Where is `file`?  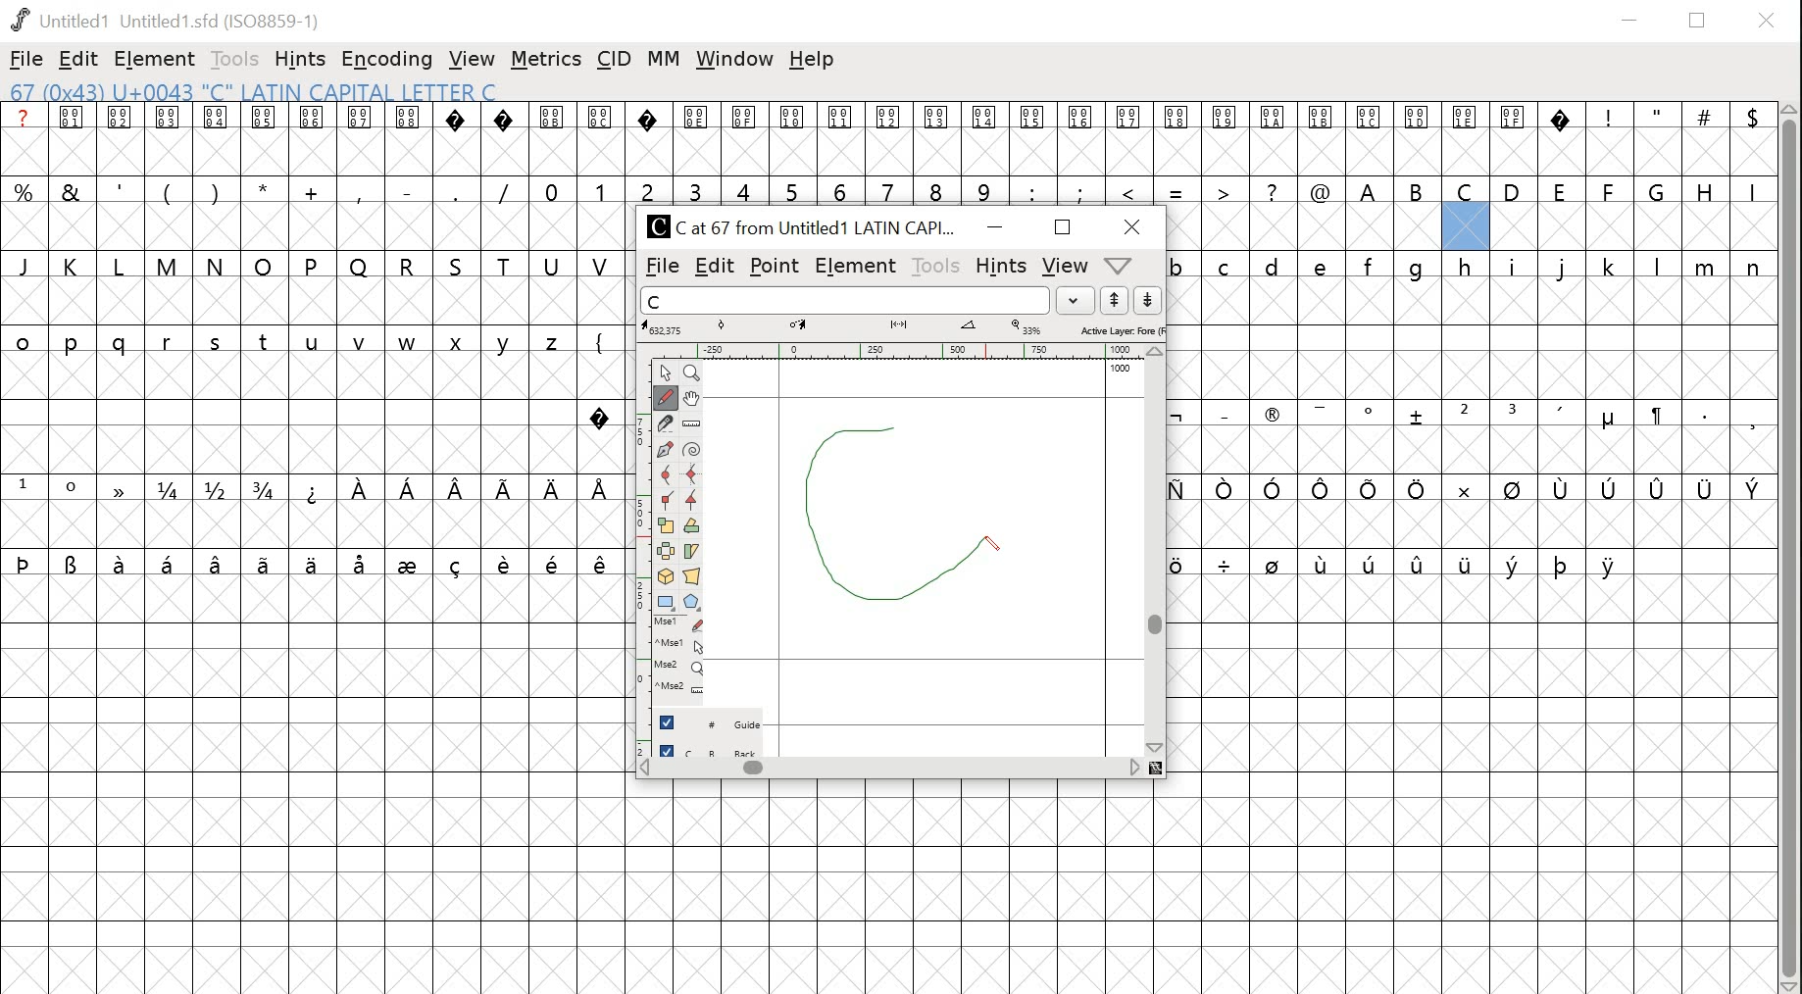 file is located at coordinates (658, 267).